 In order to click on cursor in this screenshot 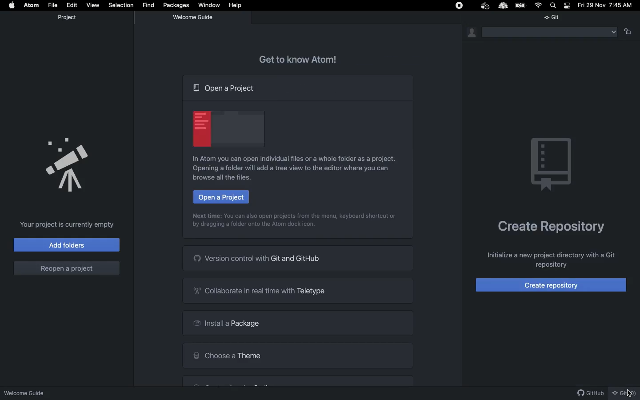, I will do `click(628, 392)`.